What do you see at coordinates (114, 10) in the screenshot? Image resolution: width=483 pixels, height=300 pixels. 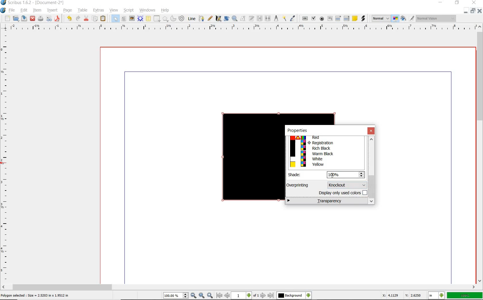 I see `view` at bounding box center [114, 10].